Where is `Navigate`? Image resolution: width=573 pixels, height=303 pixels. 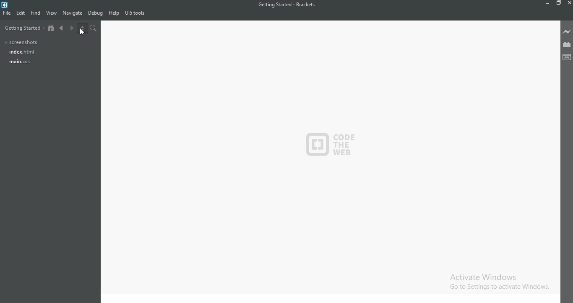
Navigate is located at coordinates (73, 13).